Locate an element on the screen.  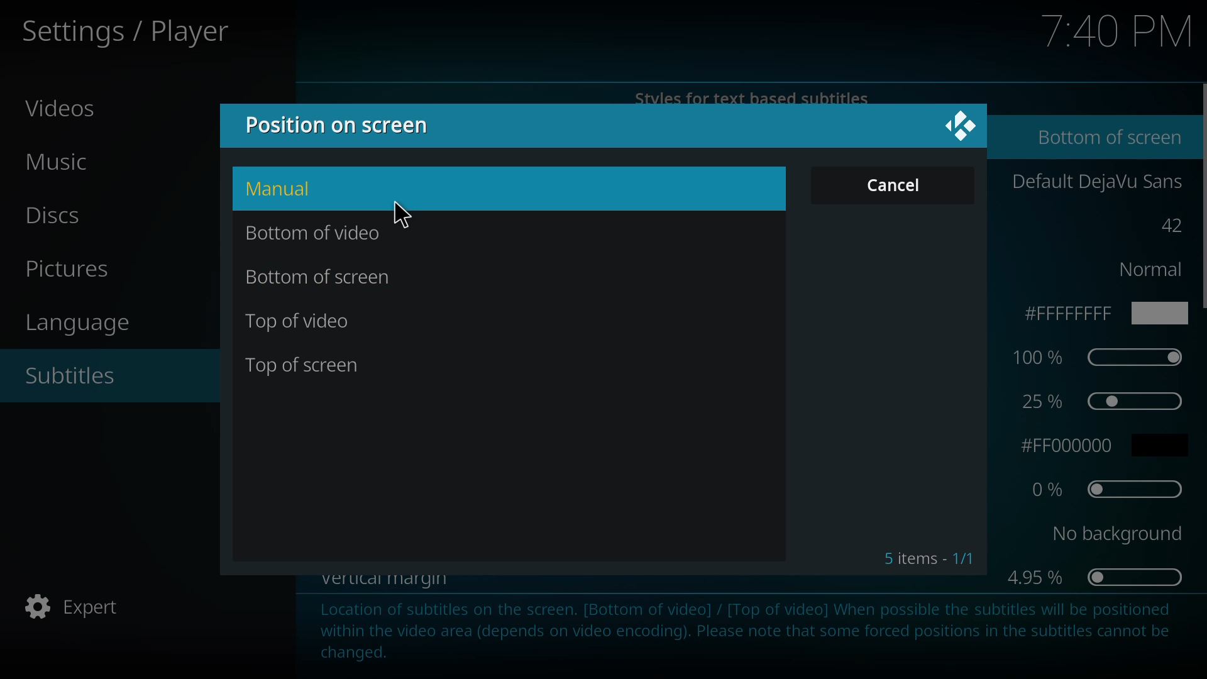
videos is located at coordinates (65, 110).